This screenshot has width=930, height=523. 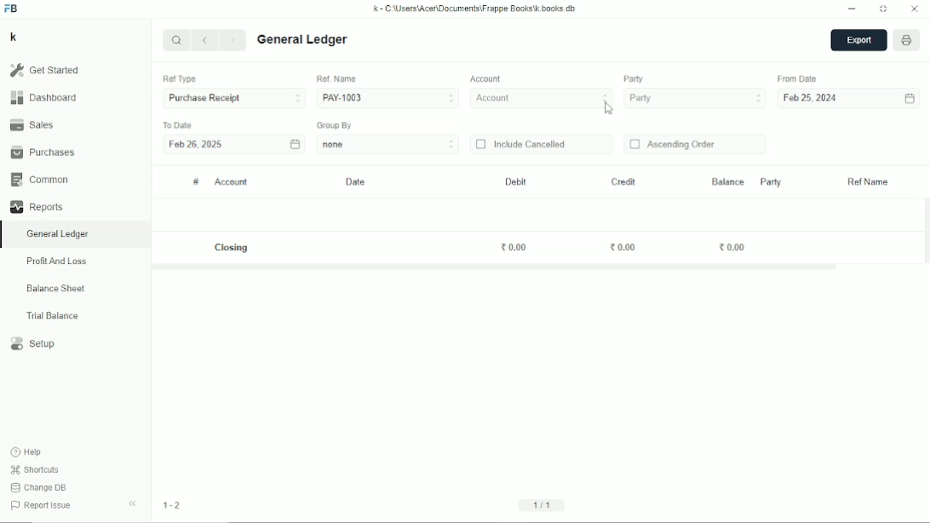 I want to click on Export, so click(x=858, y=41).